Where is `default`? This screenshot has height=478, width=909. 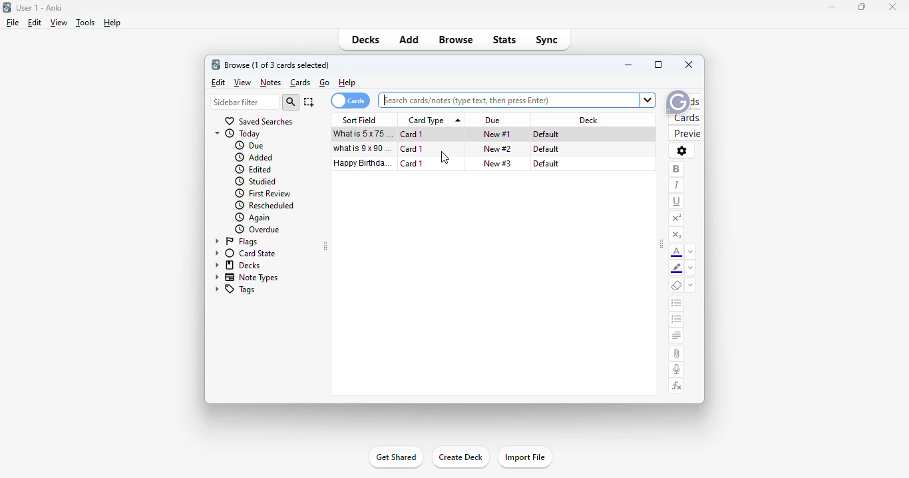 default is located at coordinates (546, 148).